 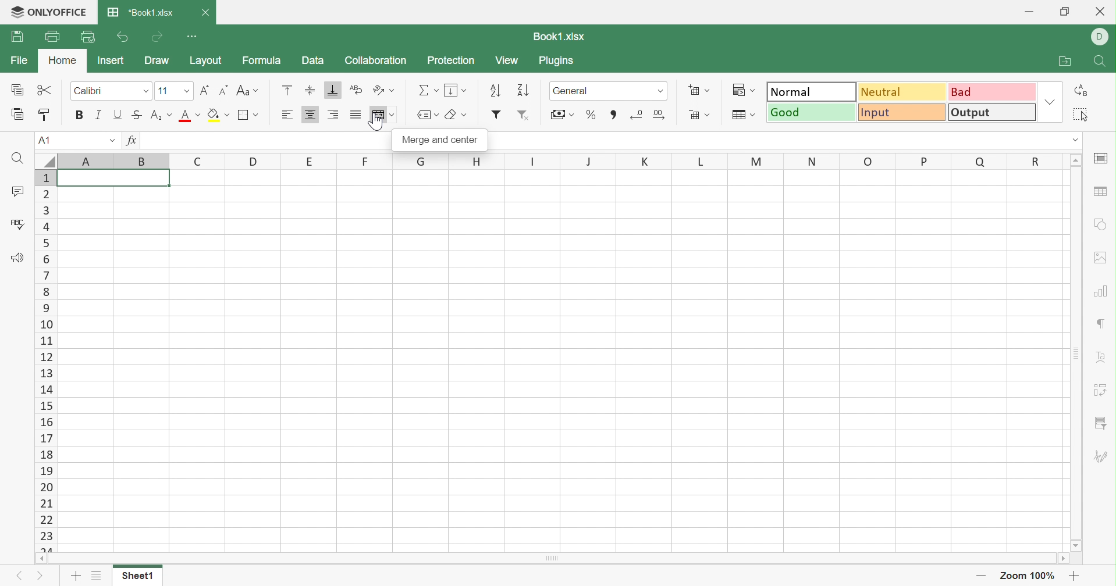 What do you see at coordinates (248, 115) in the screenshot?
I see `Borders` at bounding box center [248, 115].